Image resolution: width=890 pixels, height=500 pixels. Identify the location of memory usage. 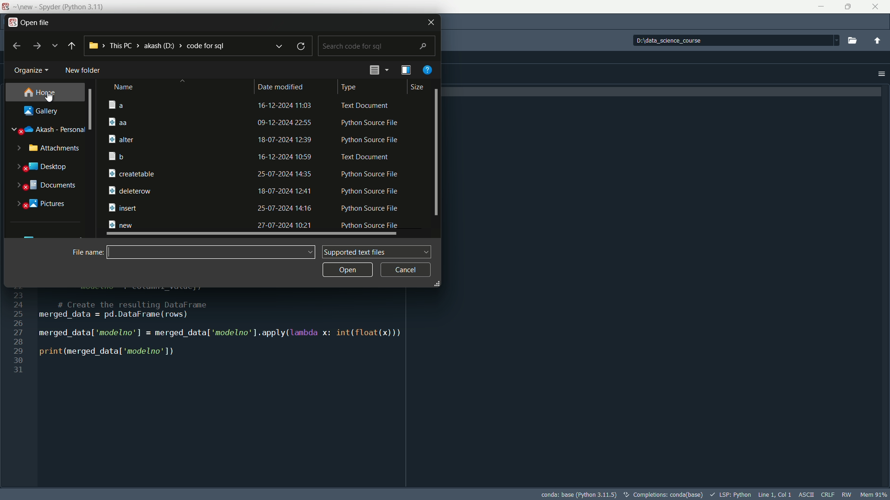
(873, 494).